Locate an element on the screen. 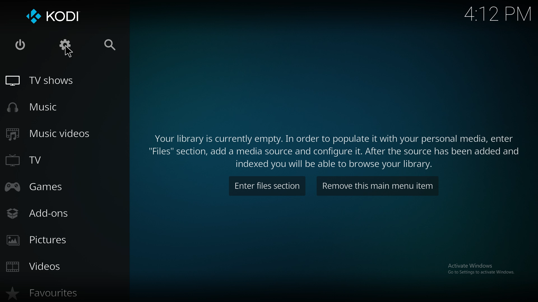 This screenshot has width=538, height=302. add ons is located at coordinates (51, 213).